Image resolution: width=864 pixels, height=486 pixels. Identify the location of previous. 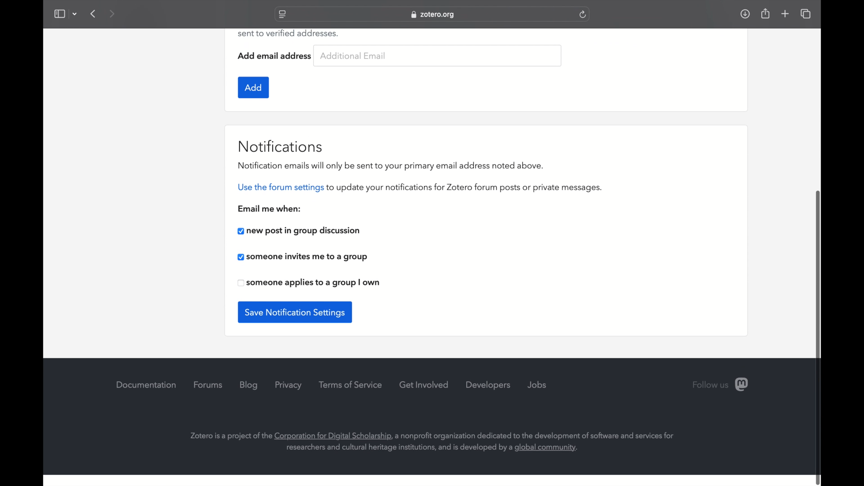
(94, 13).